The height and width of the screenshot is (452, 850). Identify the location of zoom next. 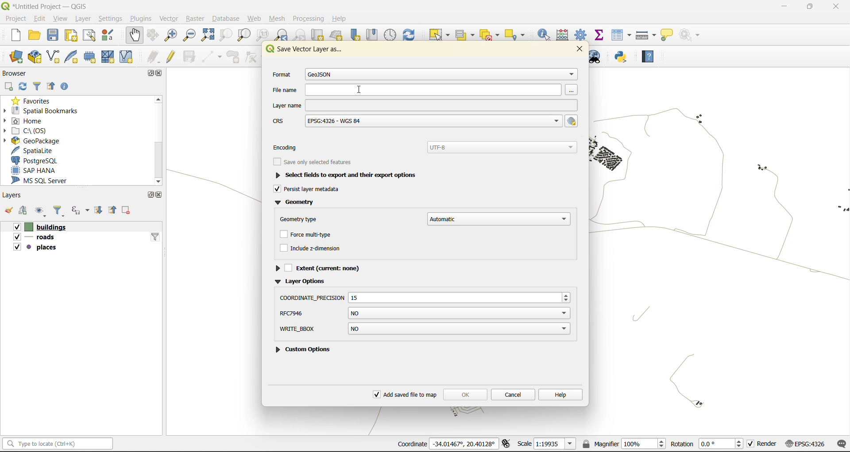
(302, 35).